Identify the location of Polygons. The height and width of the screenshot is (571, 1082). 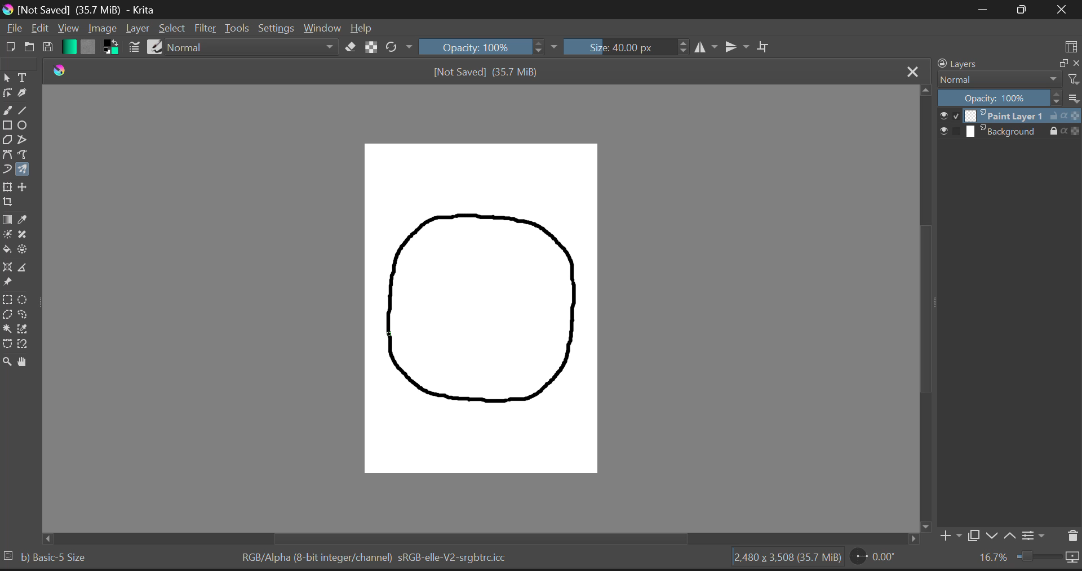
(7, 139).